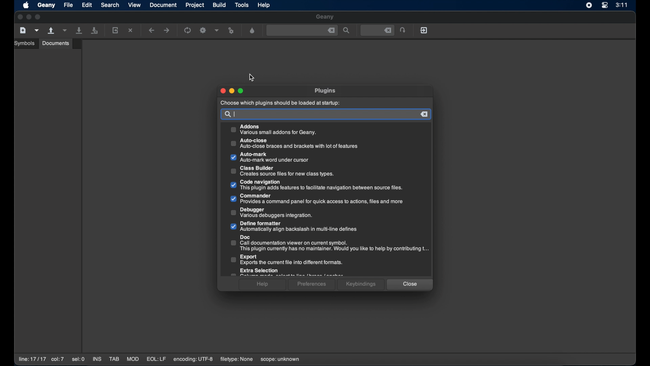  What do you see at coordinates (135, 5) in the screenshot?
I see `view` at bounding box center [135, 5].